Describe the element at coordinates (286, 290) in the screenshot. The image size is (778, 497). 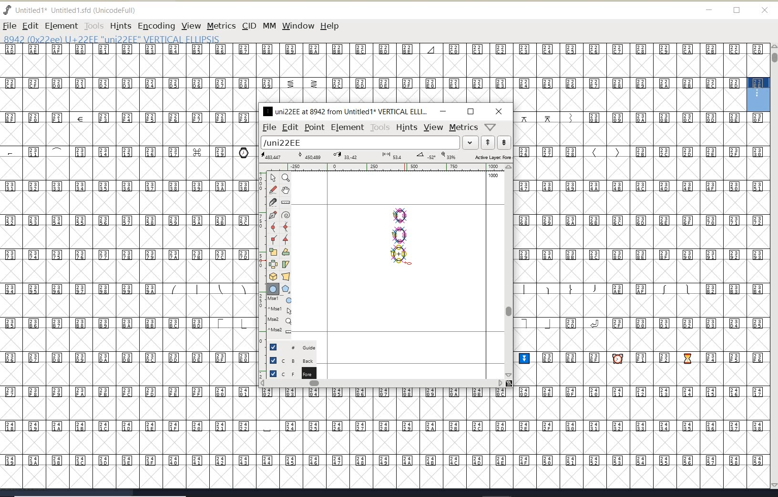
I see `polygon or star` at that location.